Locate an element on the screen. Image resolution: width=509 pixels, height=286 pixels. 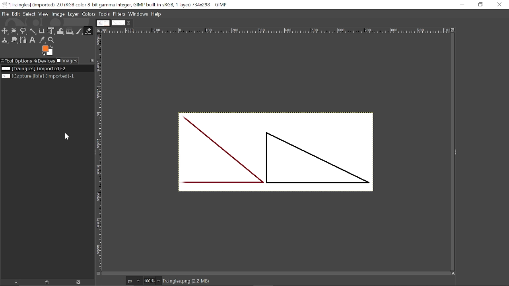
Gradient tool is located at coordinates (70, 31).